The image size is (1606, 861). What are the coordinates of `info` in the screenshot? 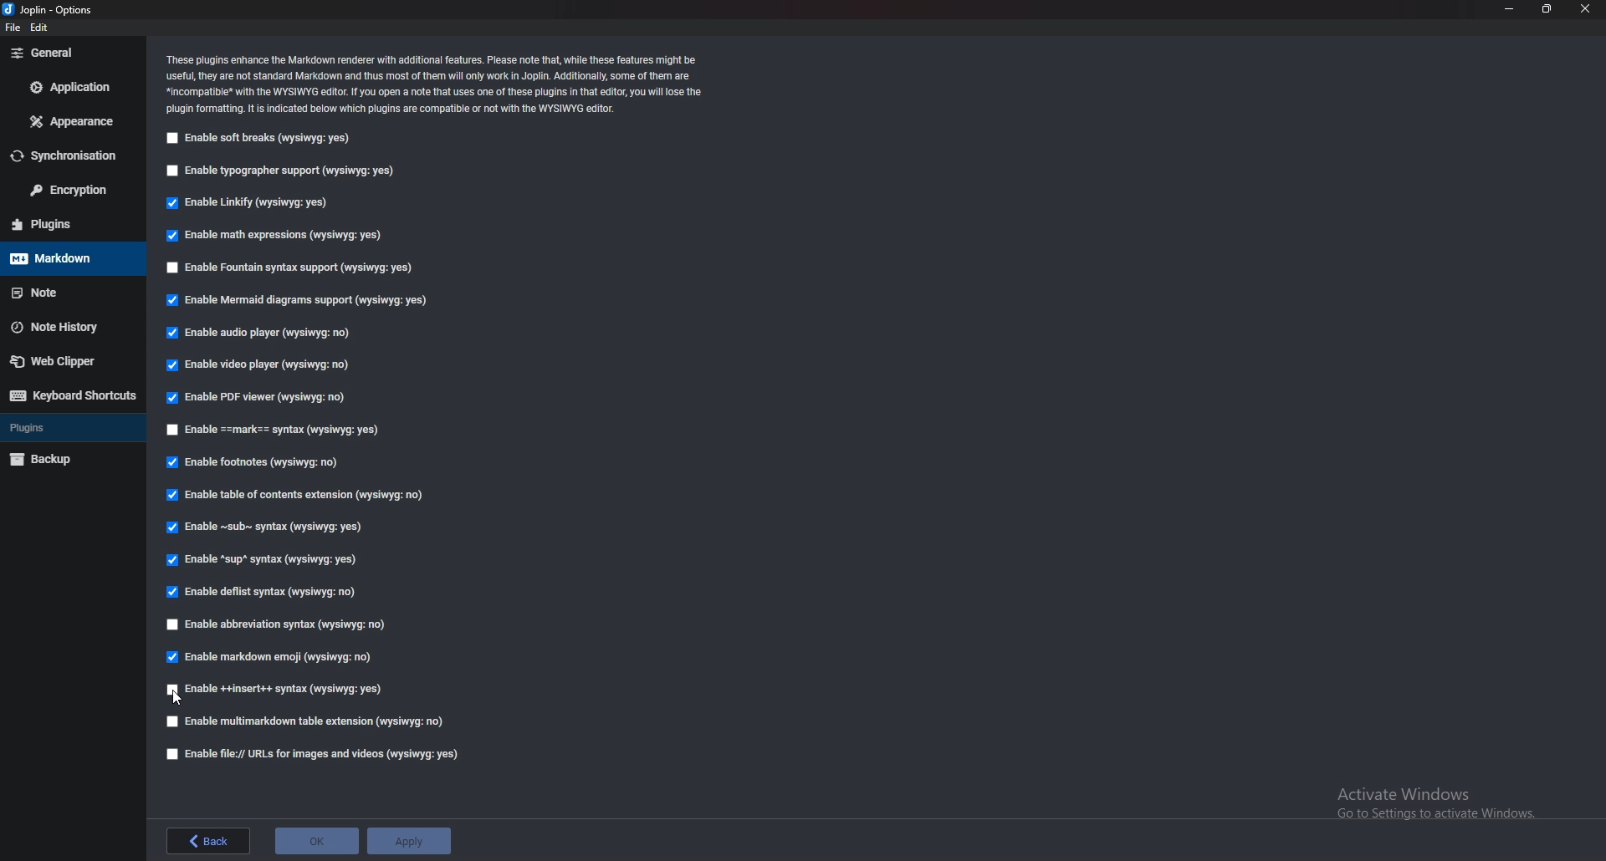 It's located at (438, 82).